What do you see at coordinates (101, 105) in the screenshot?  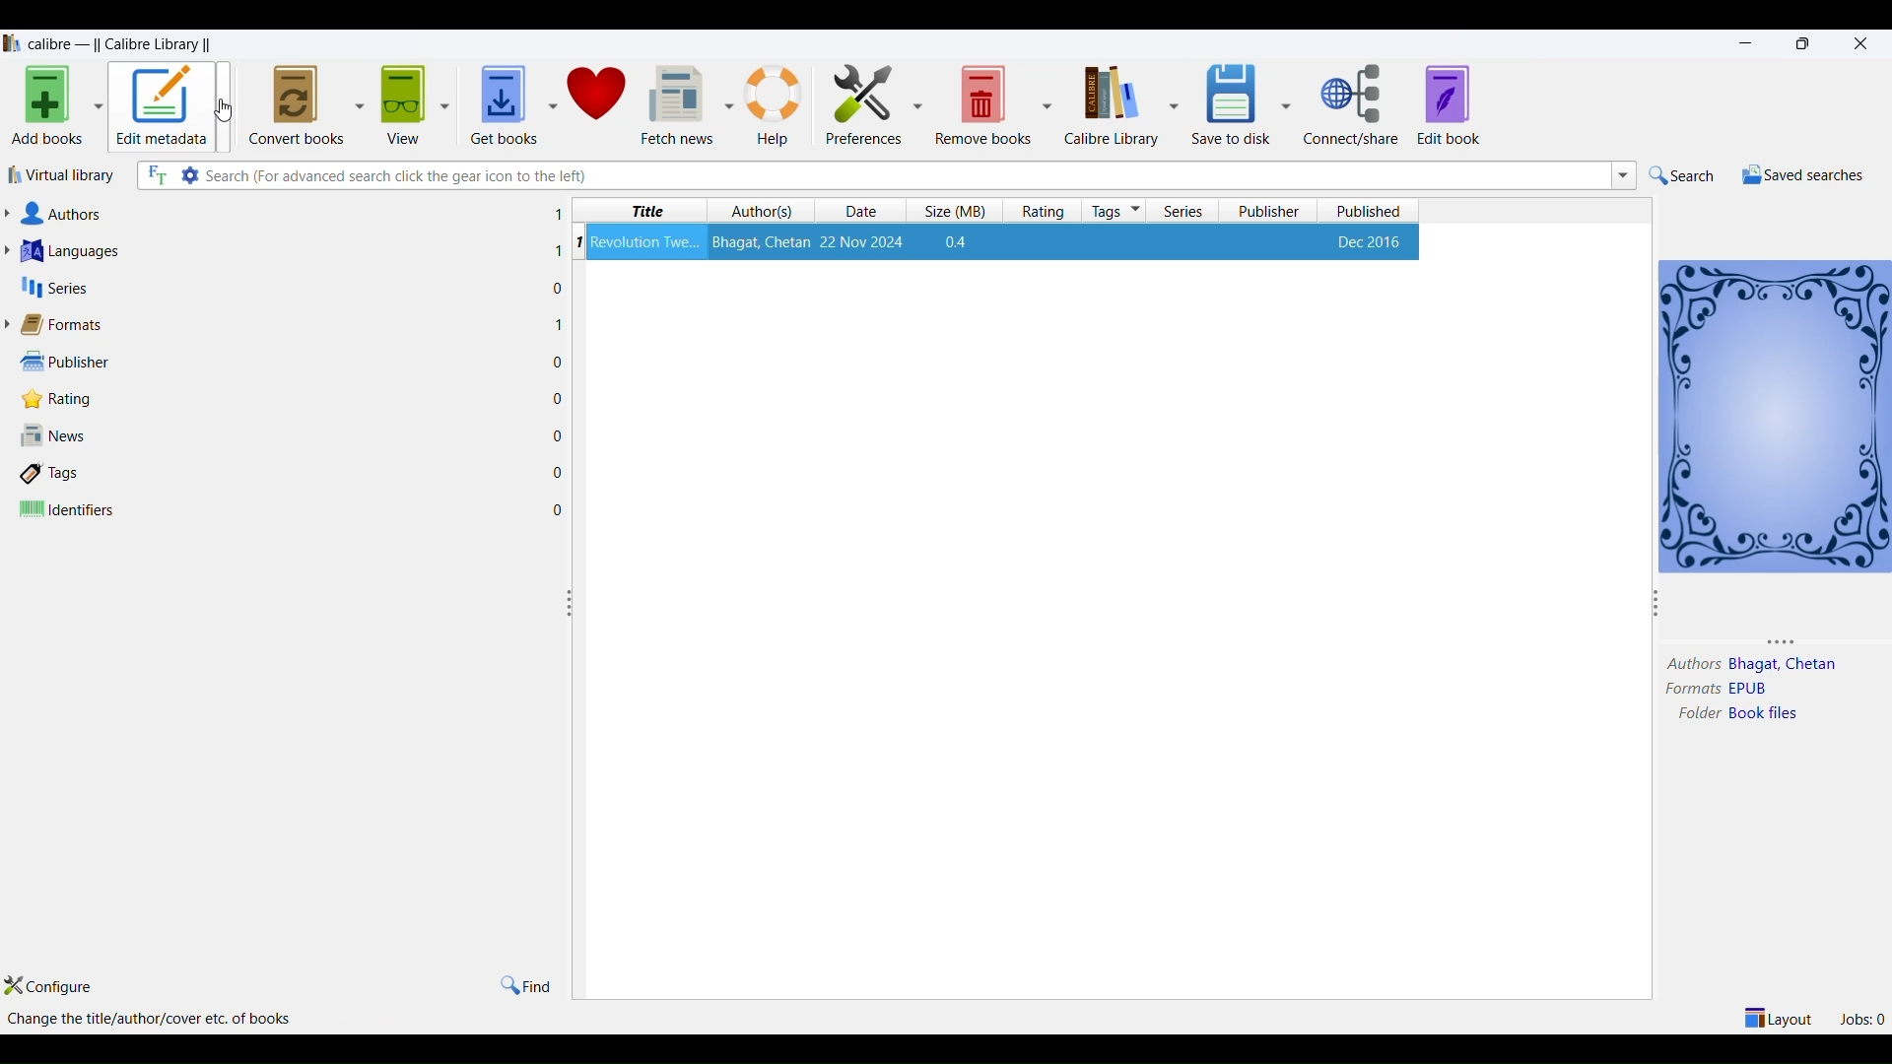 I see `add books option metadata` at bounding box center [101, 105].